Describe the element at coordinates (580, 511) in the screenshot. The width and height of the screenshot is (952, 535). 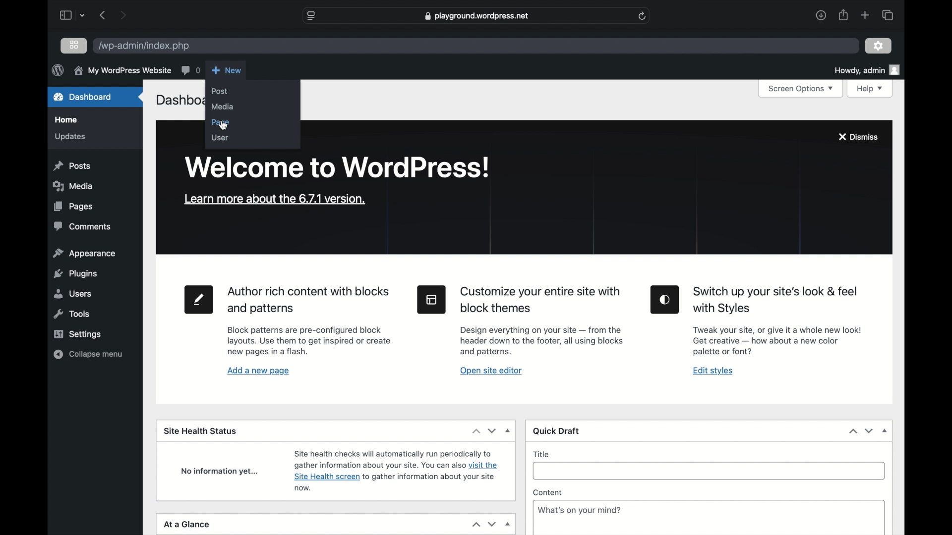
I see `what's on your mind?` at that location.